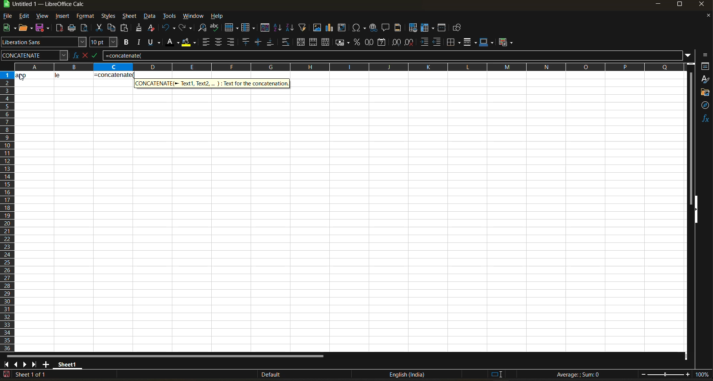 The width and height of the screenshot is (713, 381). I want to click on format as number, so click(371, 43).